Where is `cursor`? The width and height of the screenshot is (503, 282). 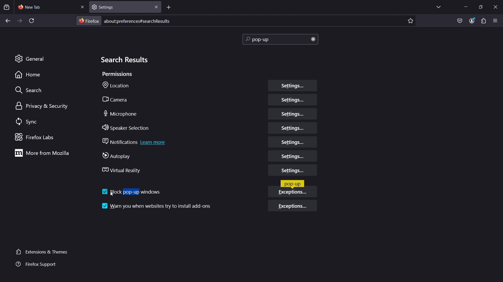
cursor is located at coordinates (112, 195).